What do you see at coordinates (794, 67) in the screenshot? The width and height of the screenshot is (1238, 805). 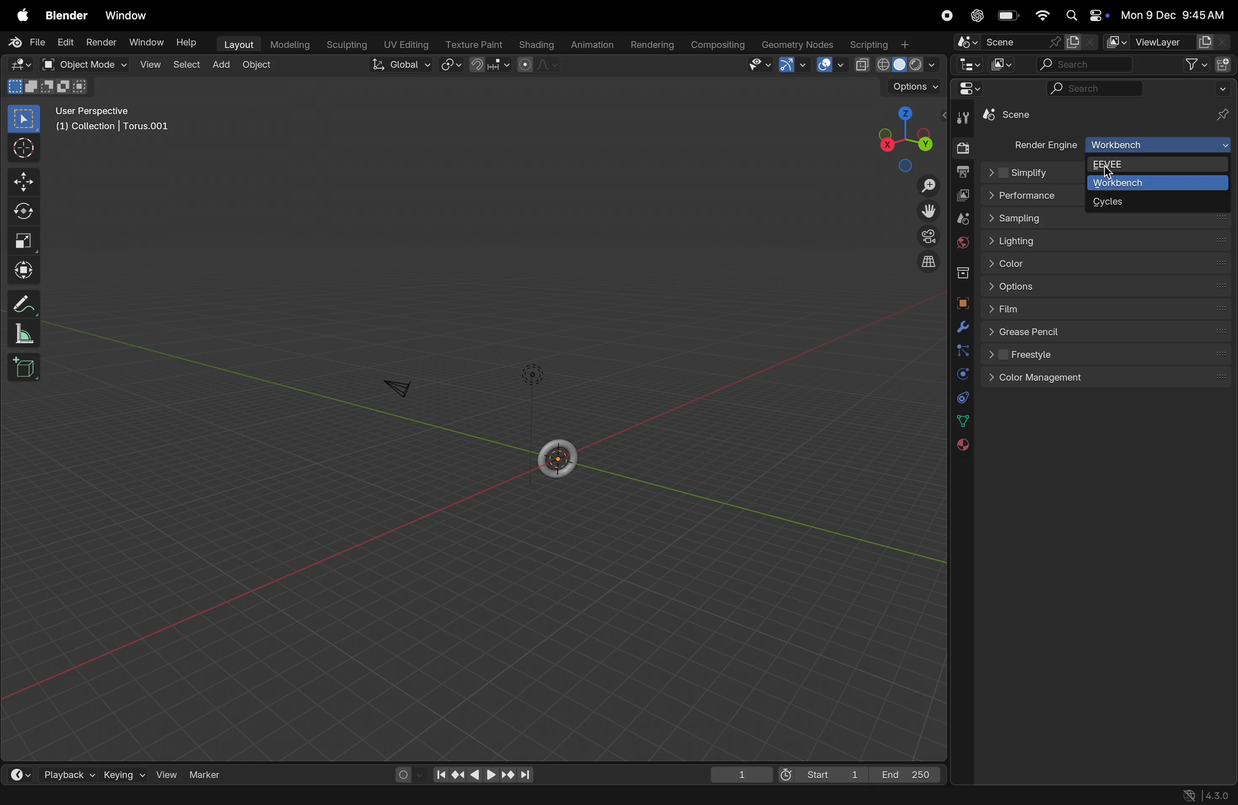 I see `arrow` at bounding box center [794, 67].